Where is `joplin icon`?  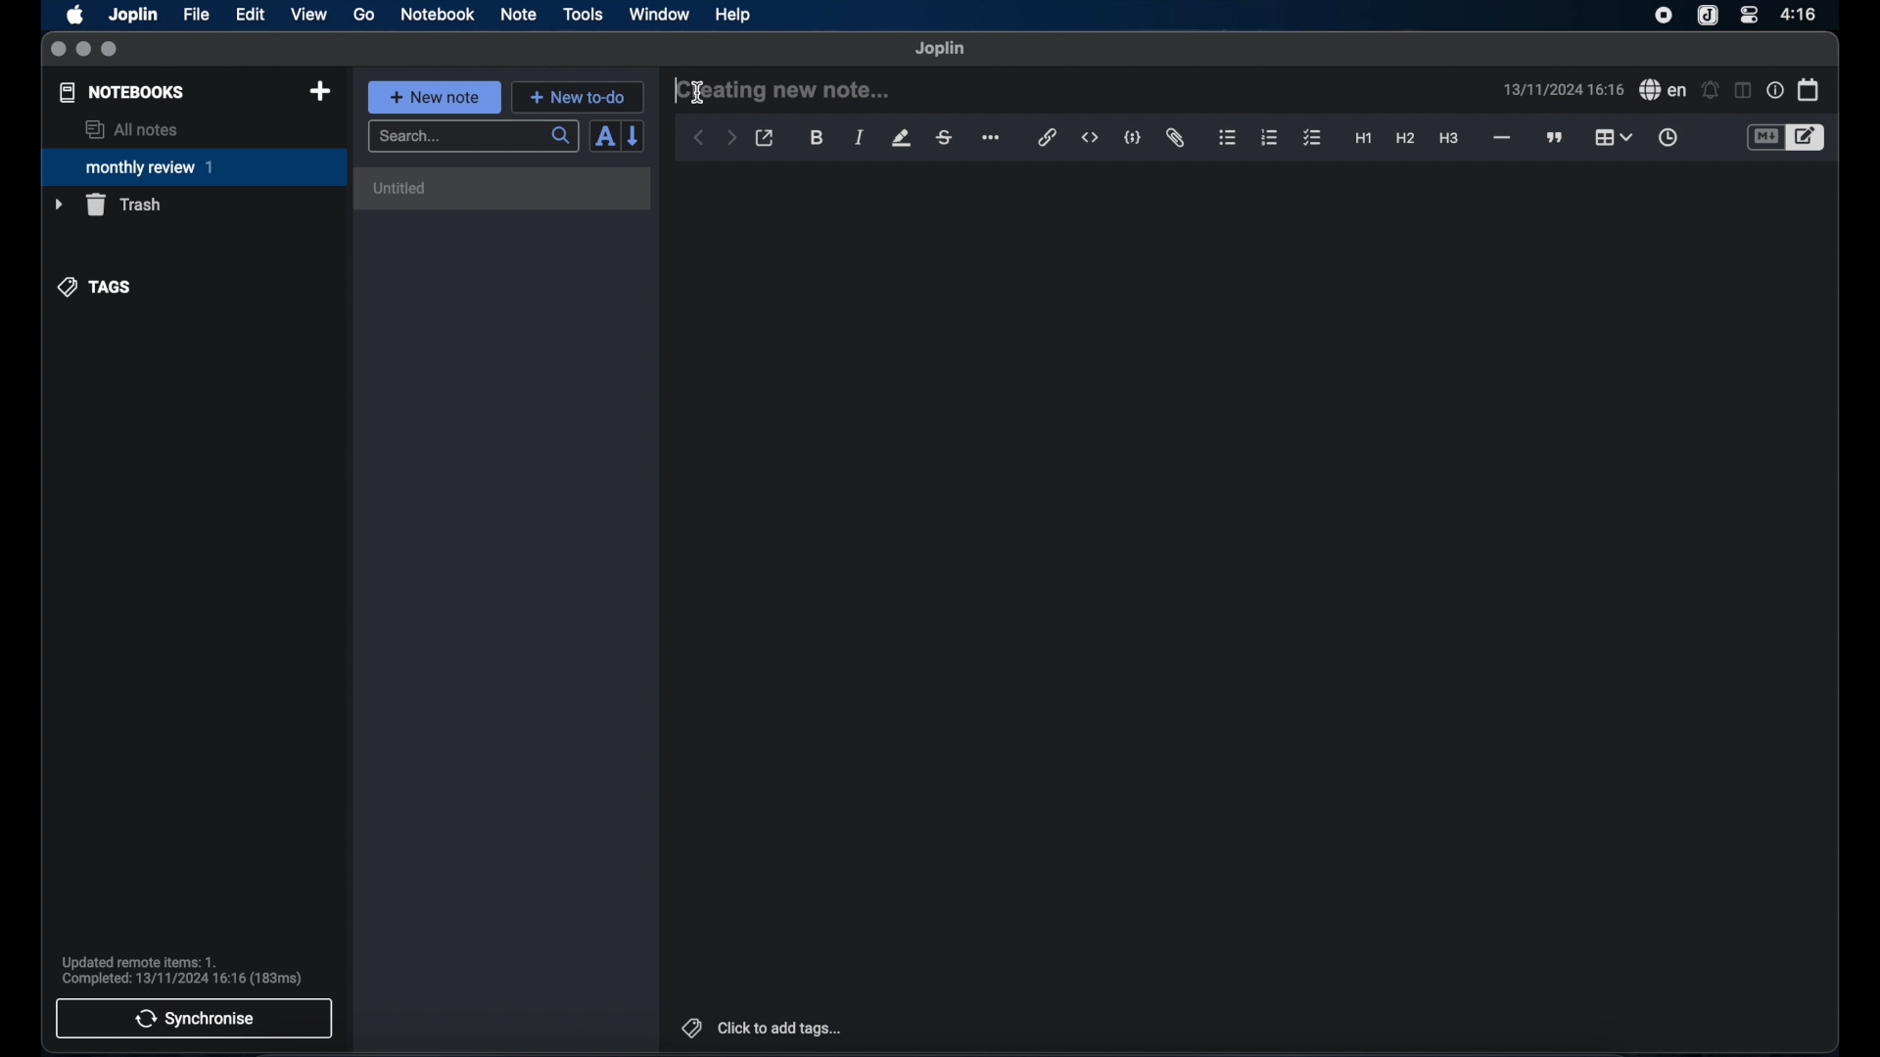
joplin icon is located at coordinates (1706, 17).